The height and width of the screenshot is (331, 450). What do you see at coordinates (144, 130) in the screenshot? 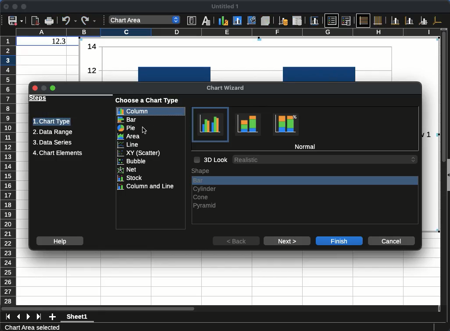
I see `Cursor` at bounding box center [144, 130].